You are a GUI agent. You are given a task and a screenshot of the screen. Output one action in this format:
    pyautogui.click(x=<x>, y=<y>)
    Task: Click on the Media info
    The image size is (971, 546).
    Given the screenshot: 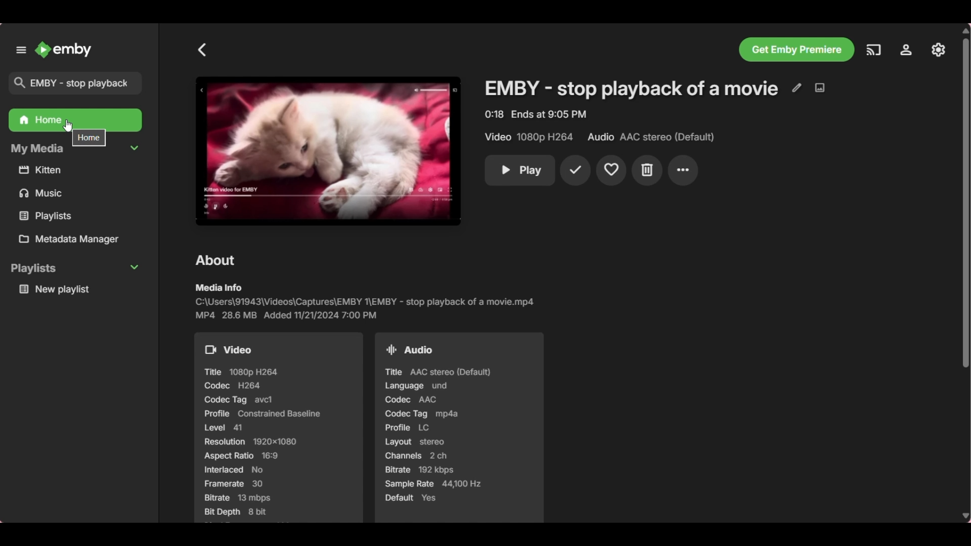 What is the action you would take?
    pyautogui.click(x=218, y=287)
    